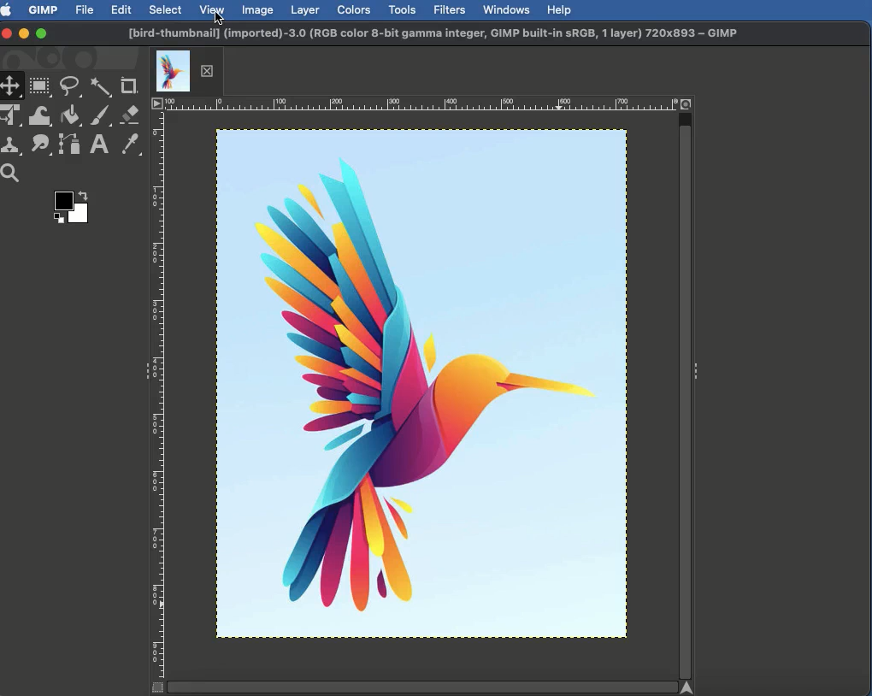 The height and width of the screenshot is (696, 872). Describe the element at coordinates (41, 115) in the screenshot. I see `Warp transformation` at that location.